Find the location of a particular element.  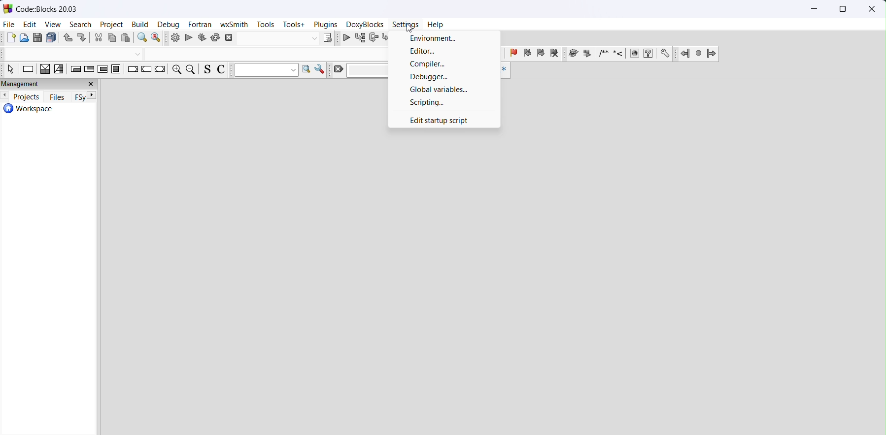

editor is located at coordinates (444, 53).